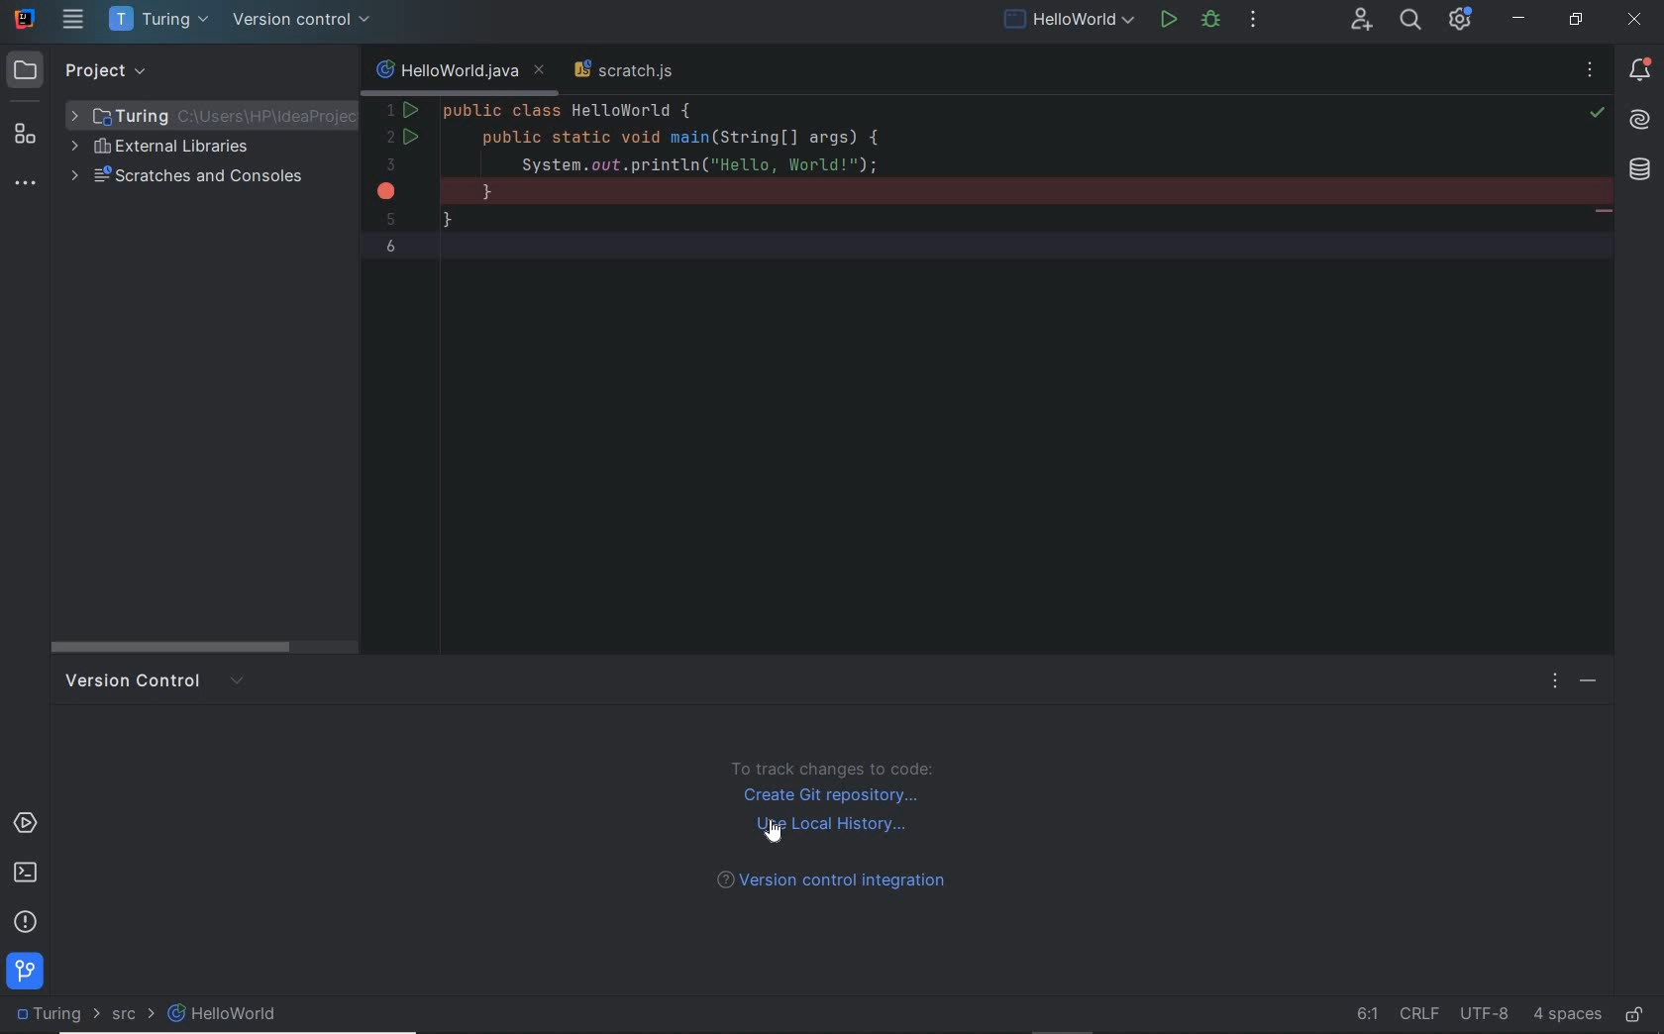 This screenshot has width=1664, height=1034. Describe the element at coordinates (1638, 1015) in the screenshot. I see `make file ready only` at that location.